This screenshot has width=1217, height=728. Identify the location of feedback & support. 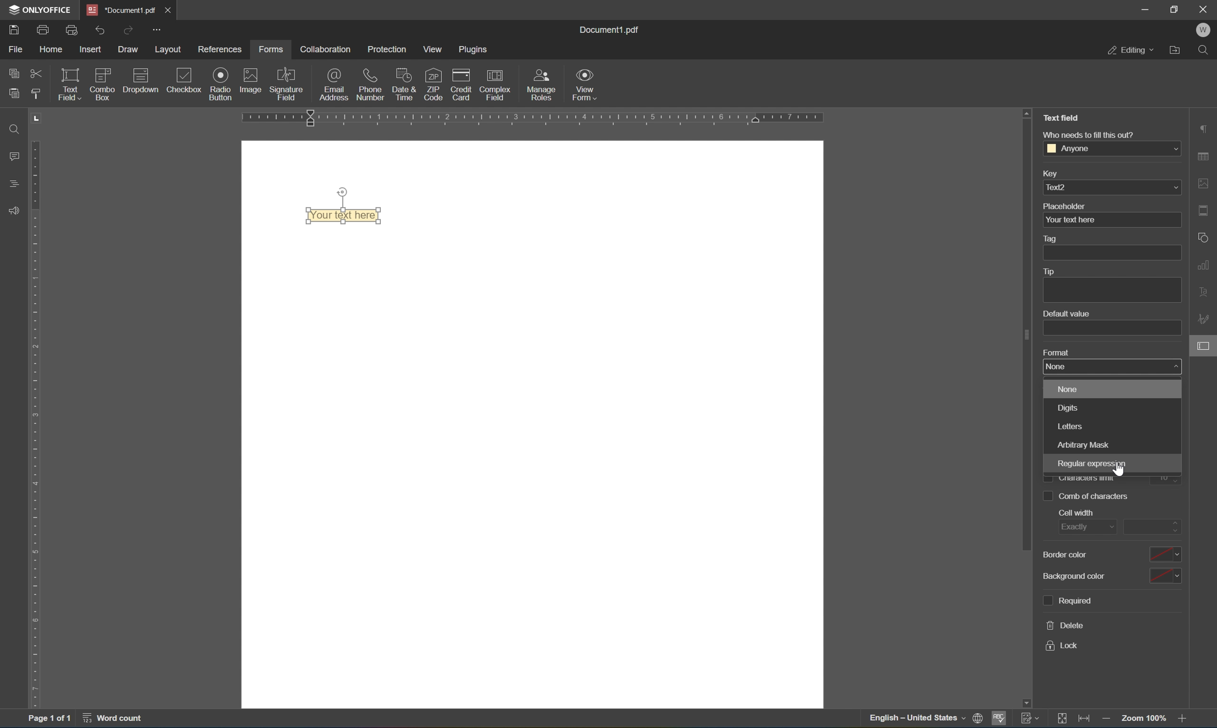
(13, 208).